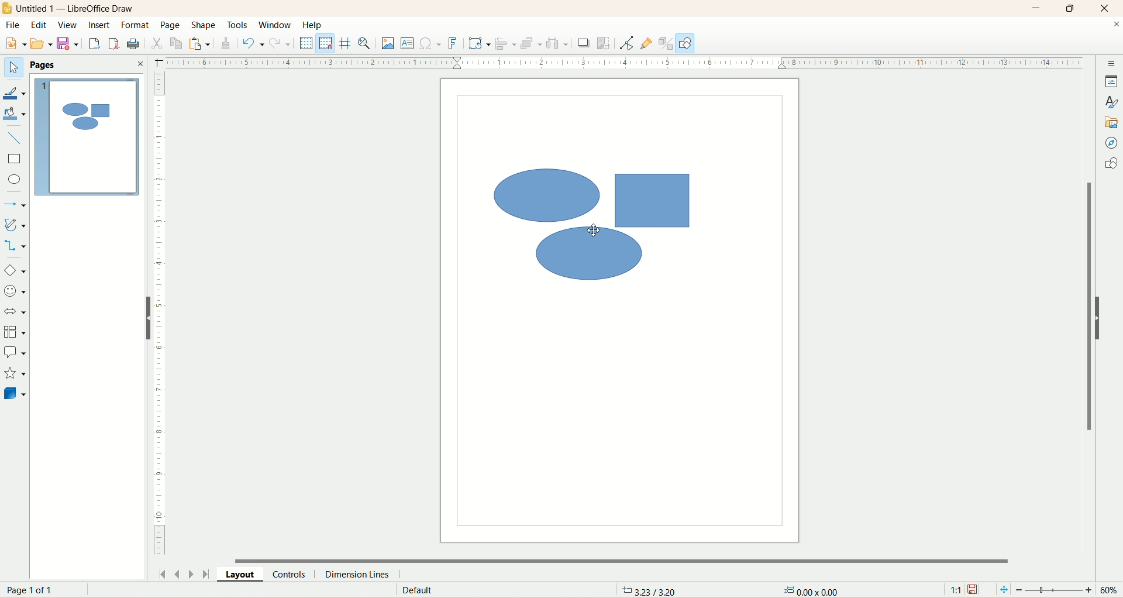  I want to click on controls, so click(290, 574).